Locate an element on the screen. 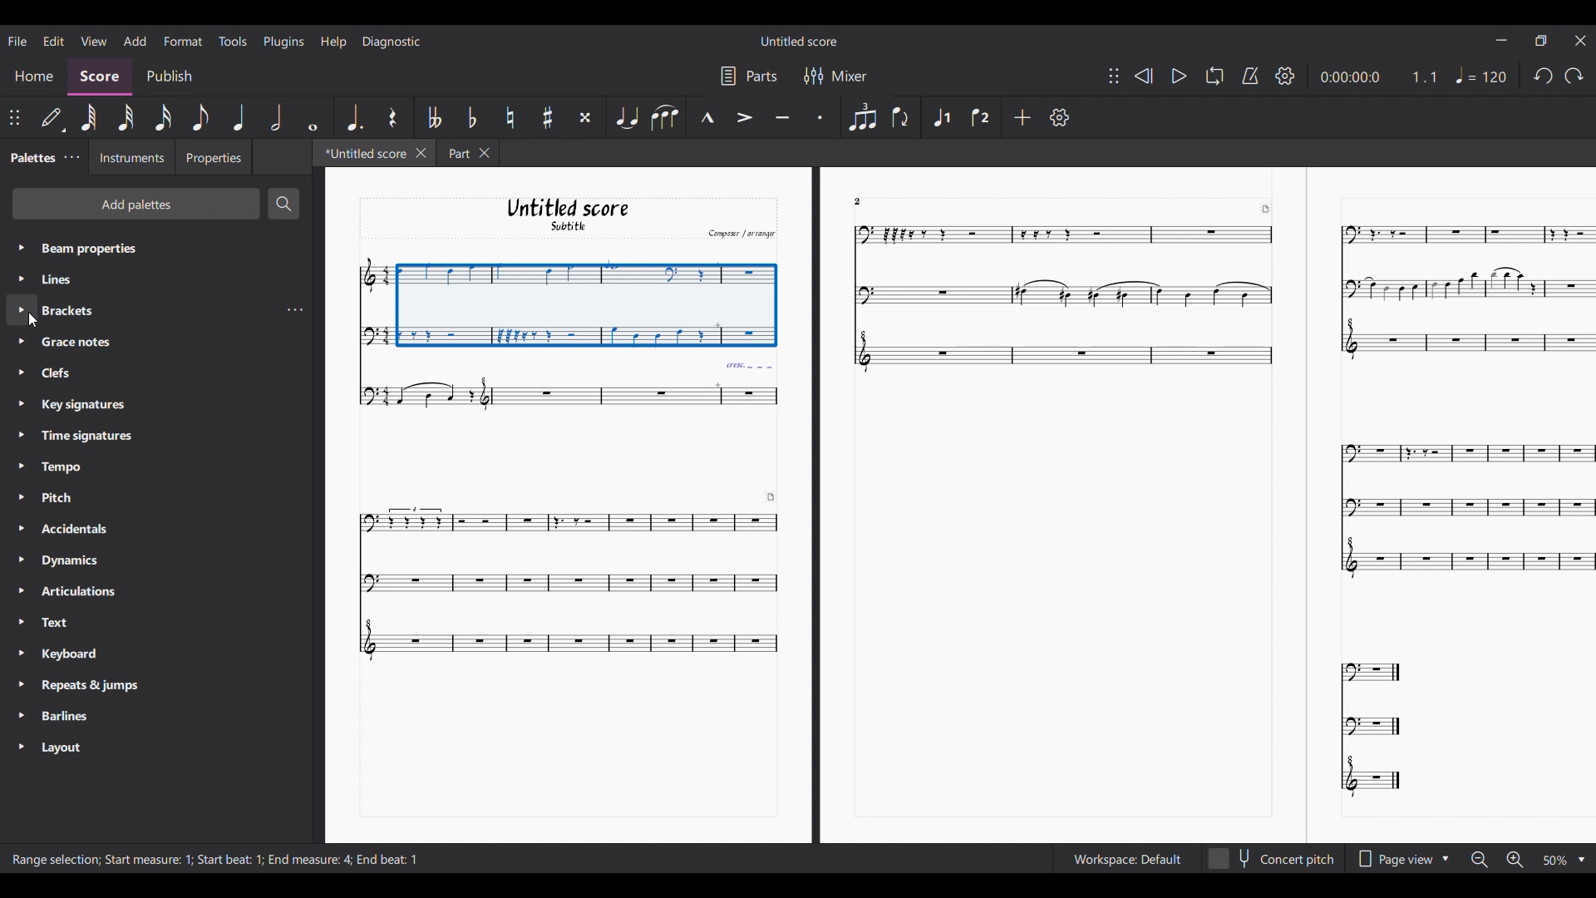 This screenshot has height=898, width=1596. Staccato is located at coordinates (819, 116).